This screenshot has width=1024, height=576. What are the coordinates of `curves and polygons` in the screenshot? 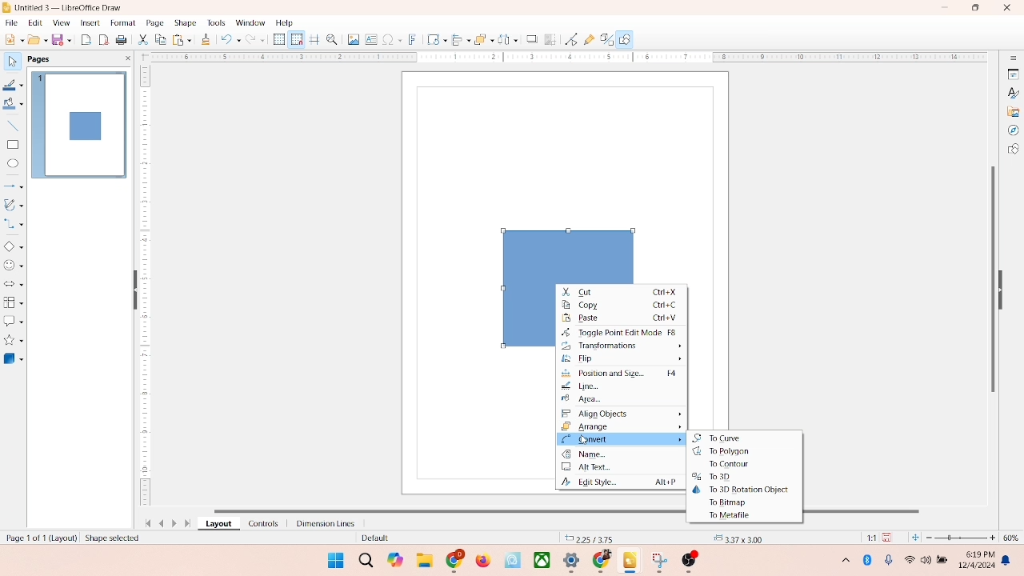 It's located at (14, 203).